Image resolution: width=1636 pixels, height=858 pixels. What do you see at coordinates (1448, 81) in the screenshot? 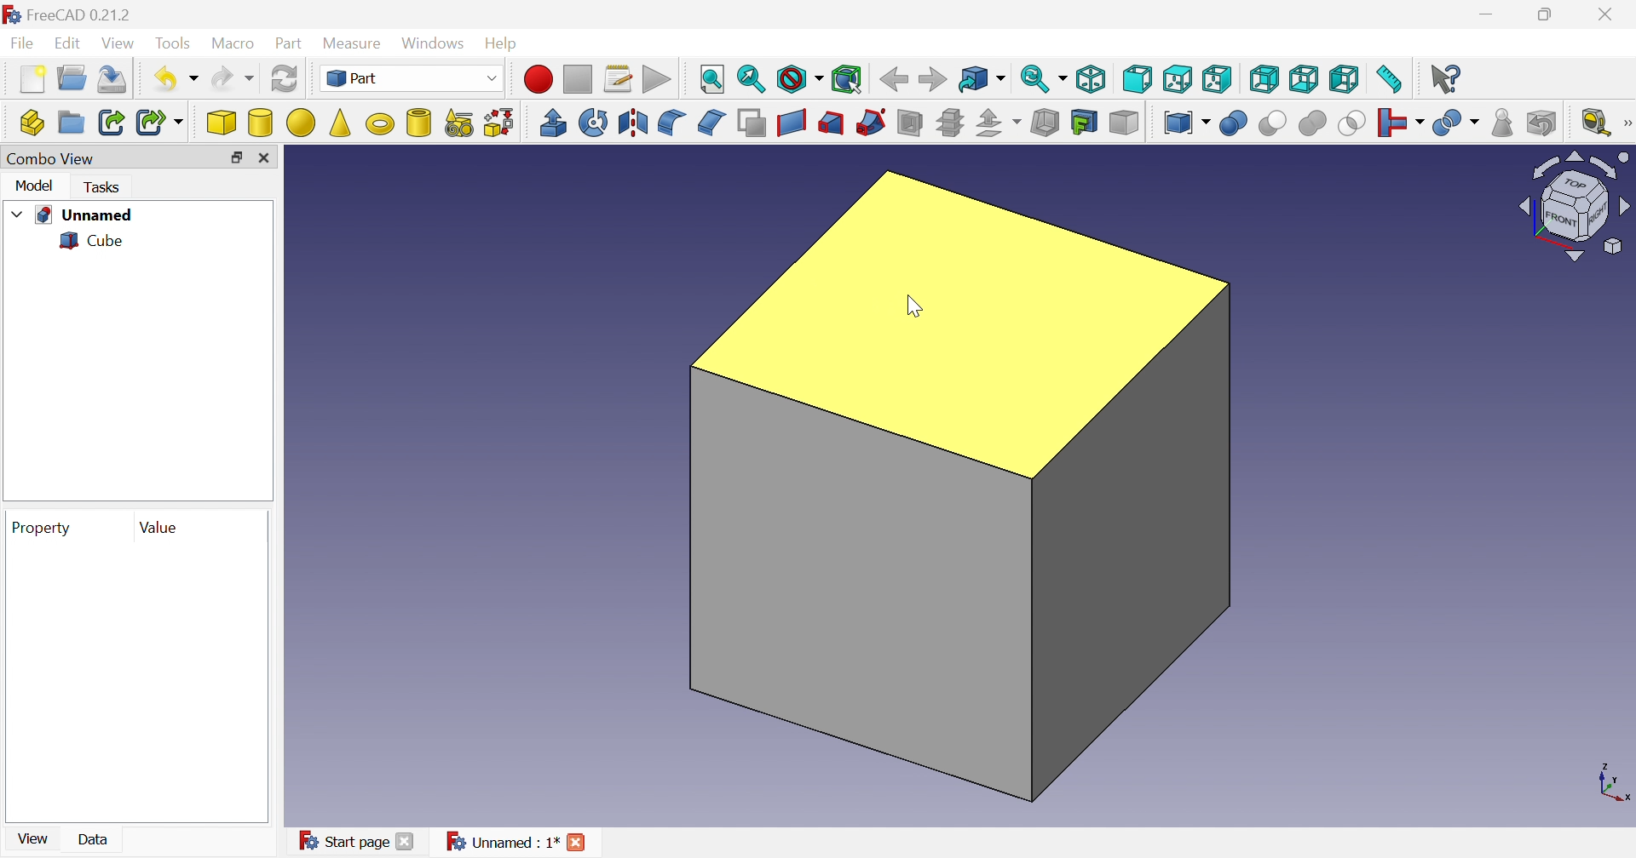
I see `What's this?` at bounding box center [1448, 81].